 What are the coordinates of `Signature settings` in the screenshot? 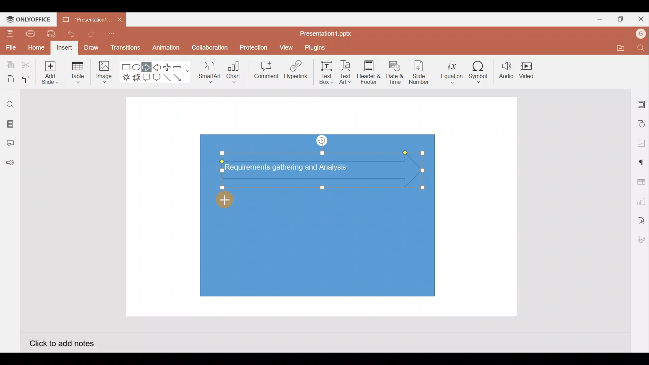 It's located at (640, 241).